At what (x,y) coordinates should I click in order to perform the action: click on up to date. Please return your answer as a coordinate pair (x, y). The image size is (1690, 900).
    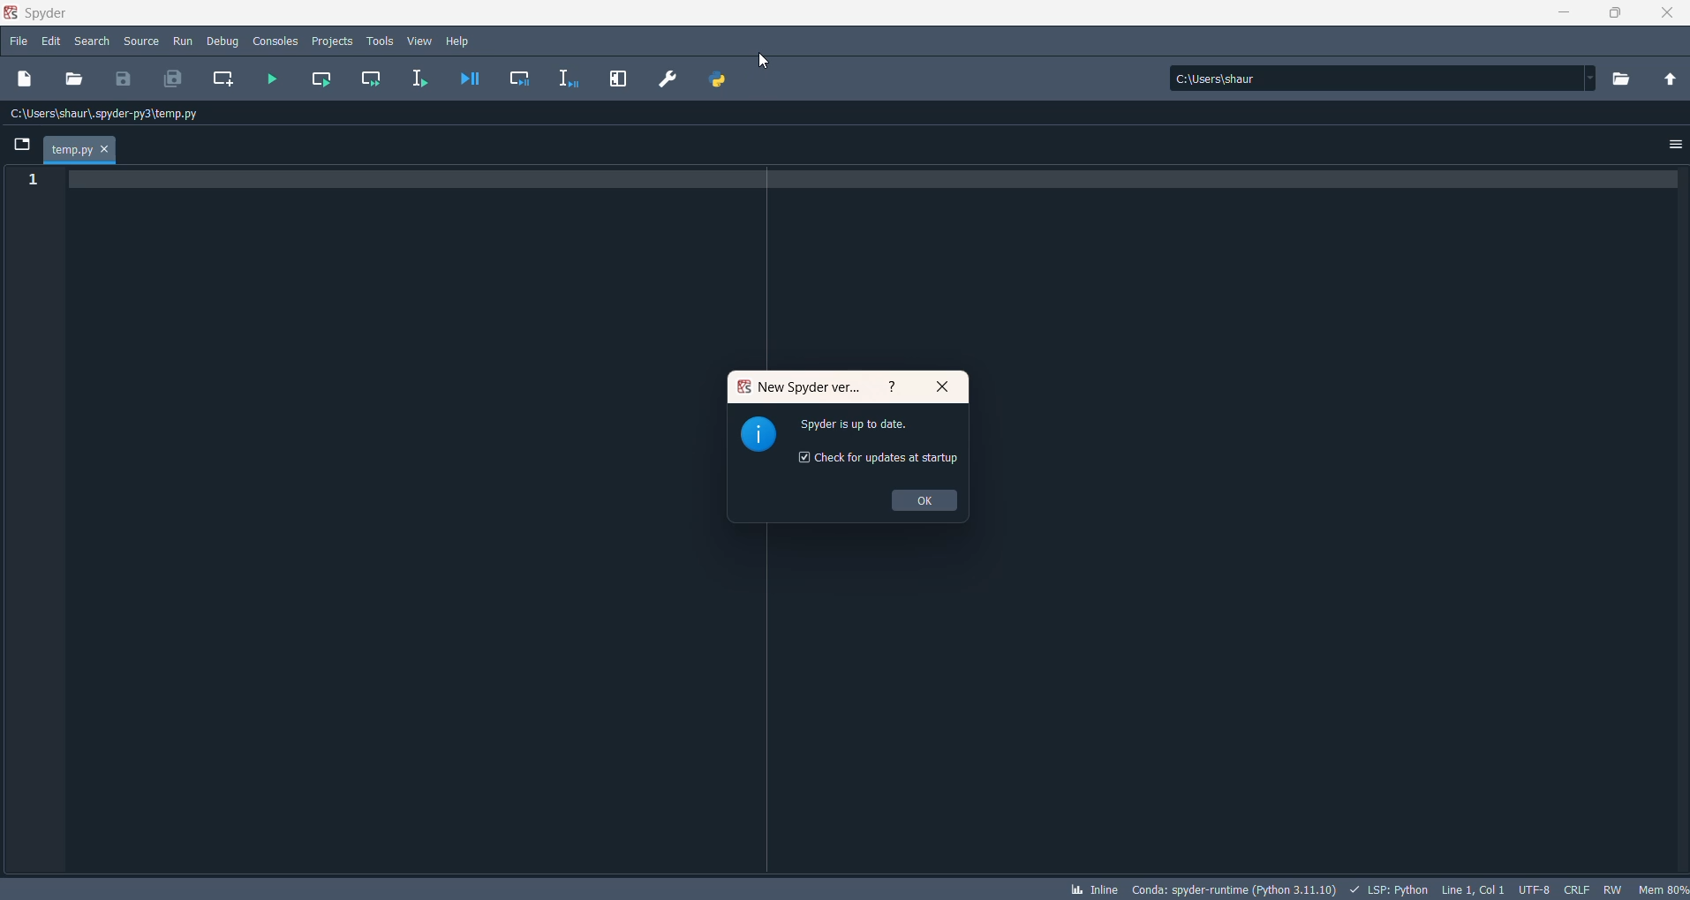
    Looking at the image, I should click on (869, 429).